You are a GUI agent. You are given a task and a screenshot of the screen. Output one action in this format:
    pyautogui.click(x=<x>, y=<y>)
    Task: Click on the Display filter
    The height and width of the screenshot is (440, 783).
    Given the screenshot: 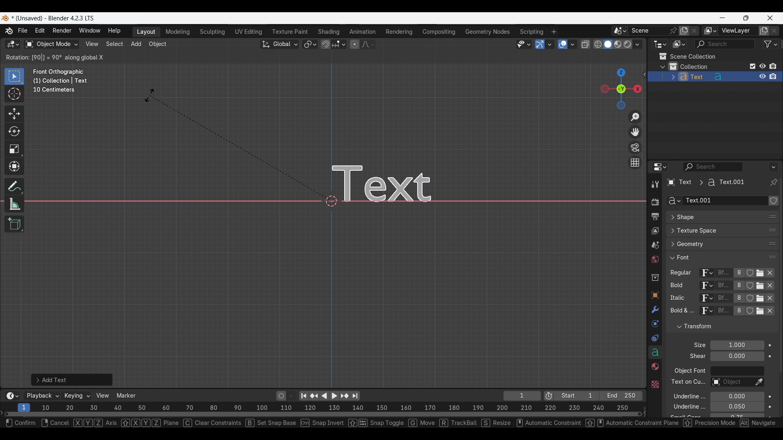 What is the action you would take?
    pyautogui.click(x=725, y=44)
    